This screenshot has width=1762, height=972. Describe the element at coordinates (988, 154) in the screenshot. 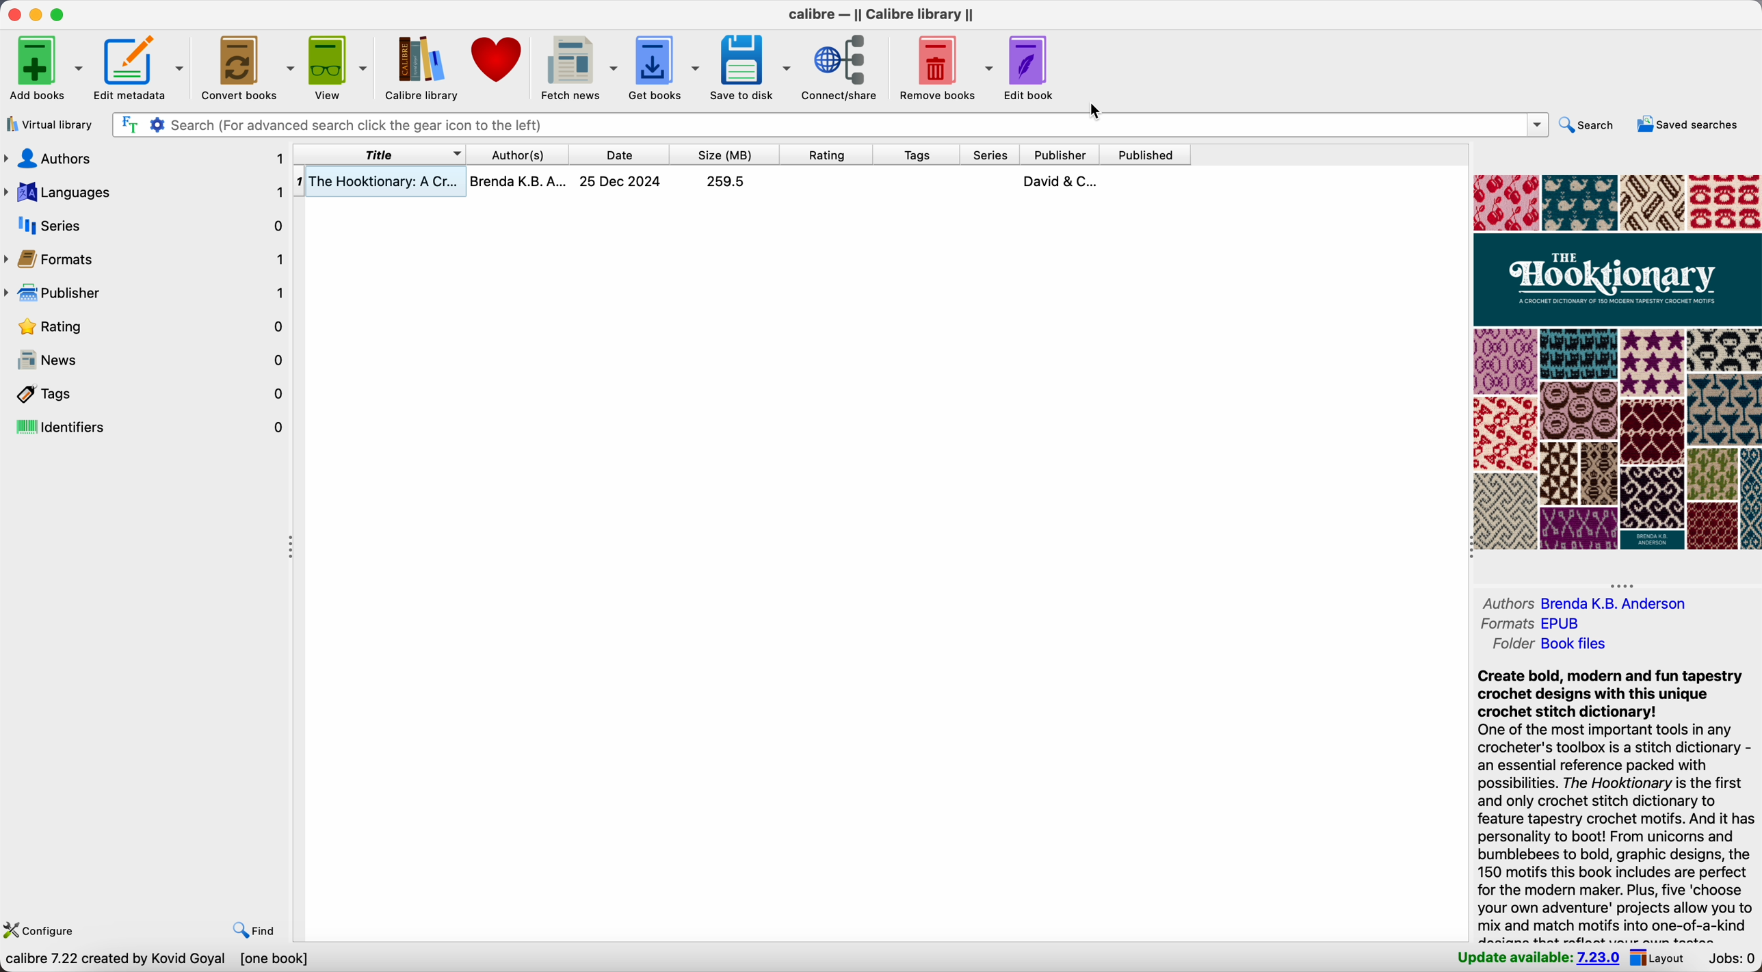

I see `series` at that location.